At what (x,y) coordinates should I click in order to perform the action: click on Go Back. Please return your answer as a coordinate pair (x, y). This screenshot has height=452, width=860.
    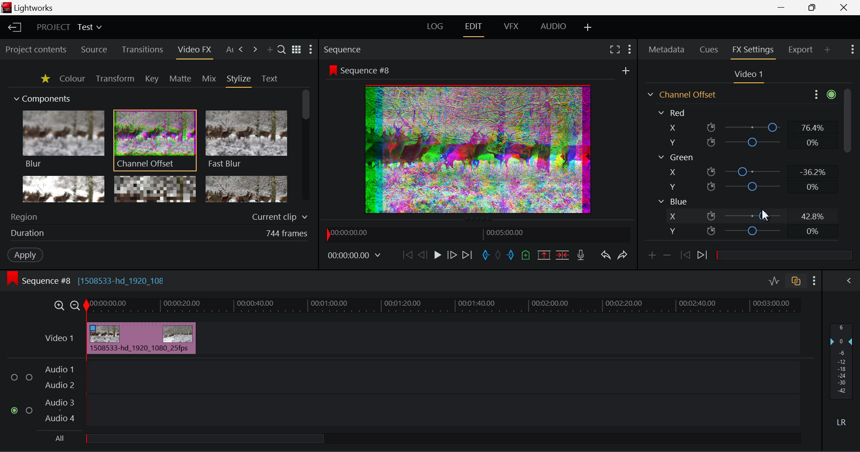
    Looking at the image, I should click on (421, 255).